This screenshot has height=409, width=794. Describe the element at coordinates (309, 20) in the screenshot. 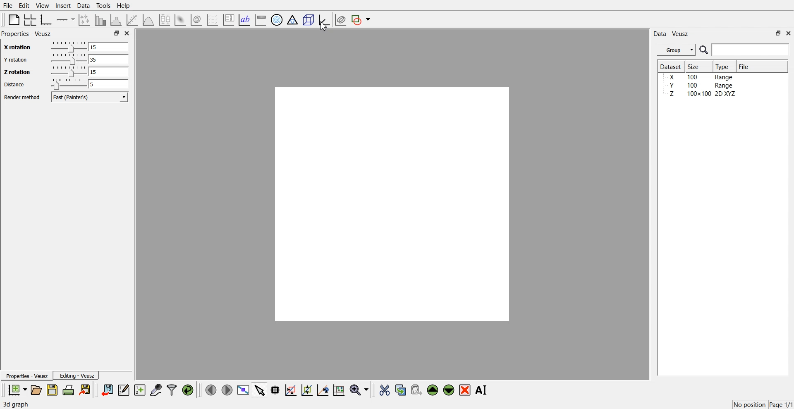

I see `3D Scene` at that location.